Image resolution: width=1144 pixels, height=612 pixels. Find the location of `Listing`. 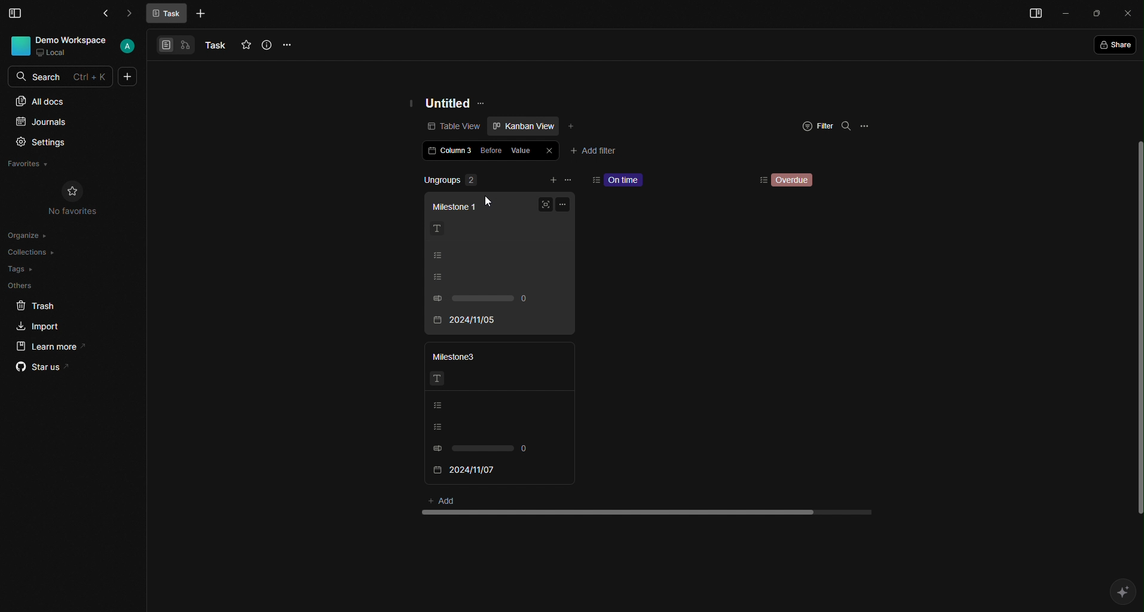

Listing is located at coordinates (445, 255).